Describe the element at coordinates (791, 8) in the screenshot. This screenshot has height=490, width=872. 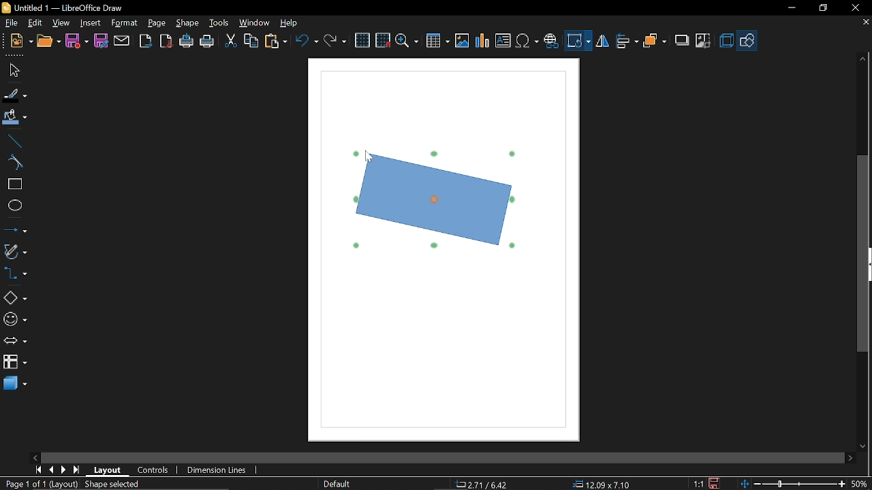
I see `minimize` at that location.